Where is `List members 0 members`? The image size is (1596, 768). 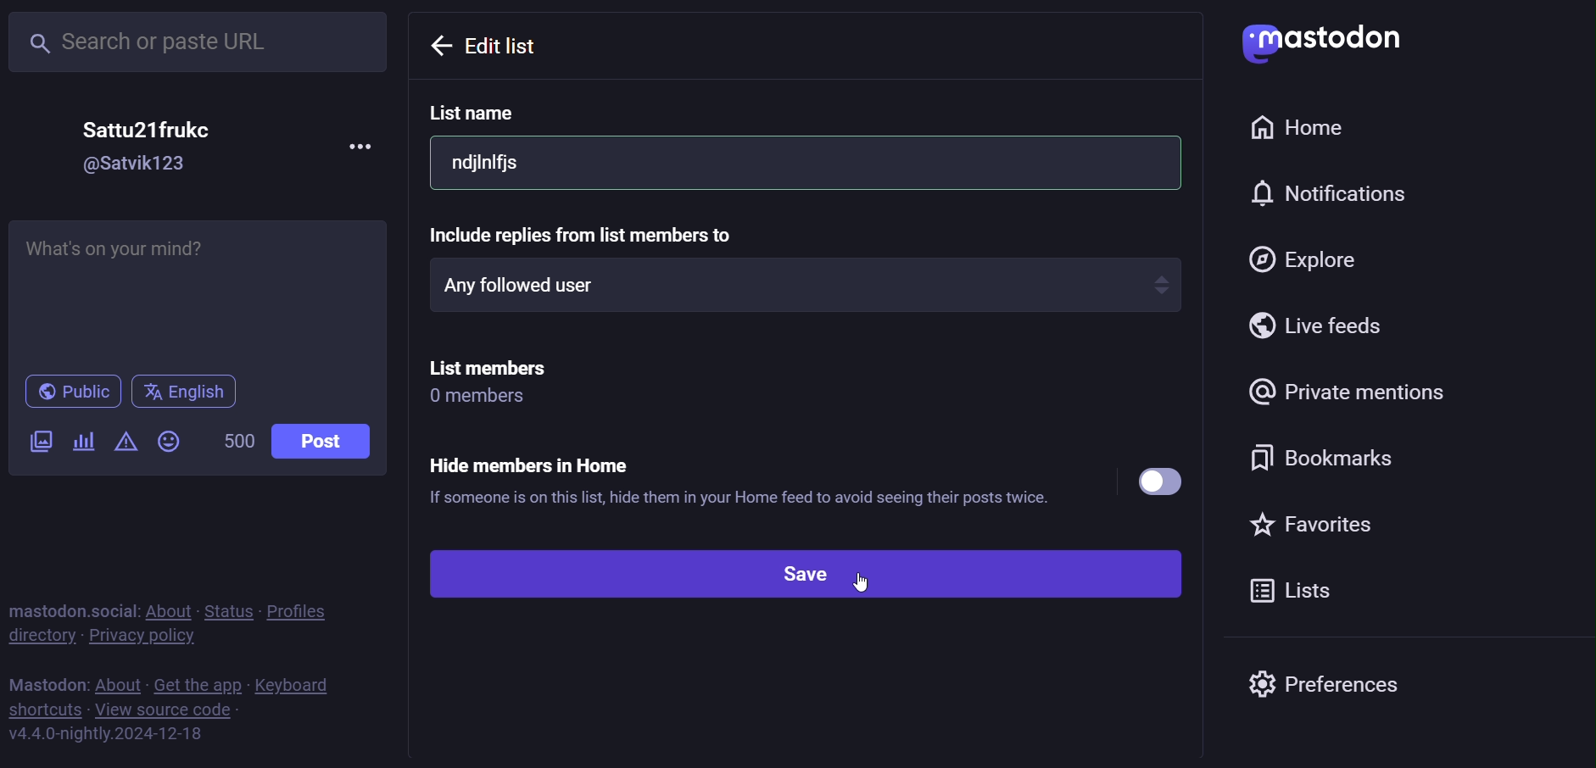 List members 0 members is located at coordinates (492, 380).